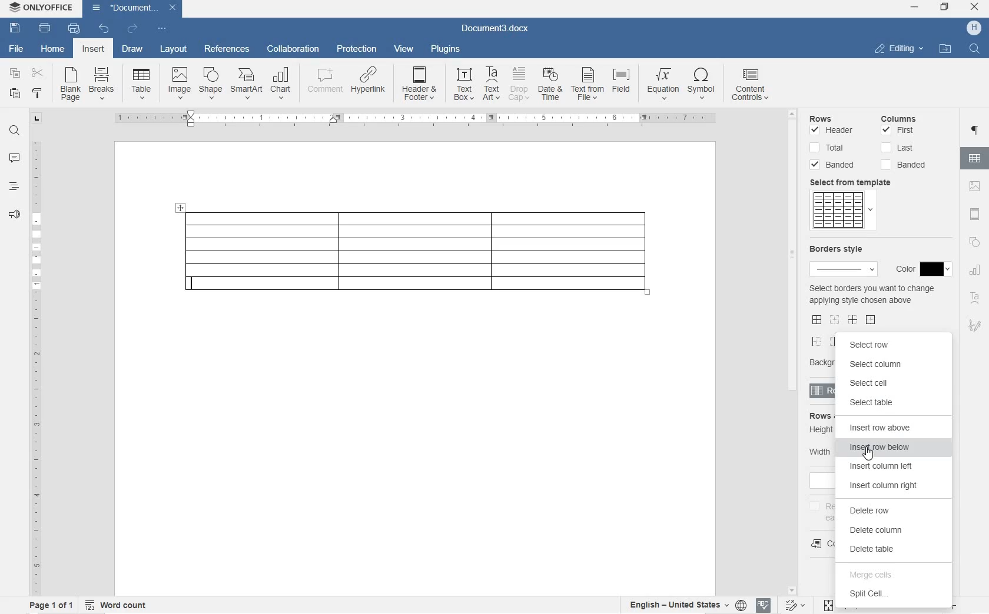 This screenshot has width=989, height=614. Describe the element at coordinates (871, 346) in the screenshot. I see `select row` at that location.